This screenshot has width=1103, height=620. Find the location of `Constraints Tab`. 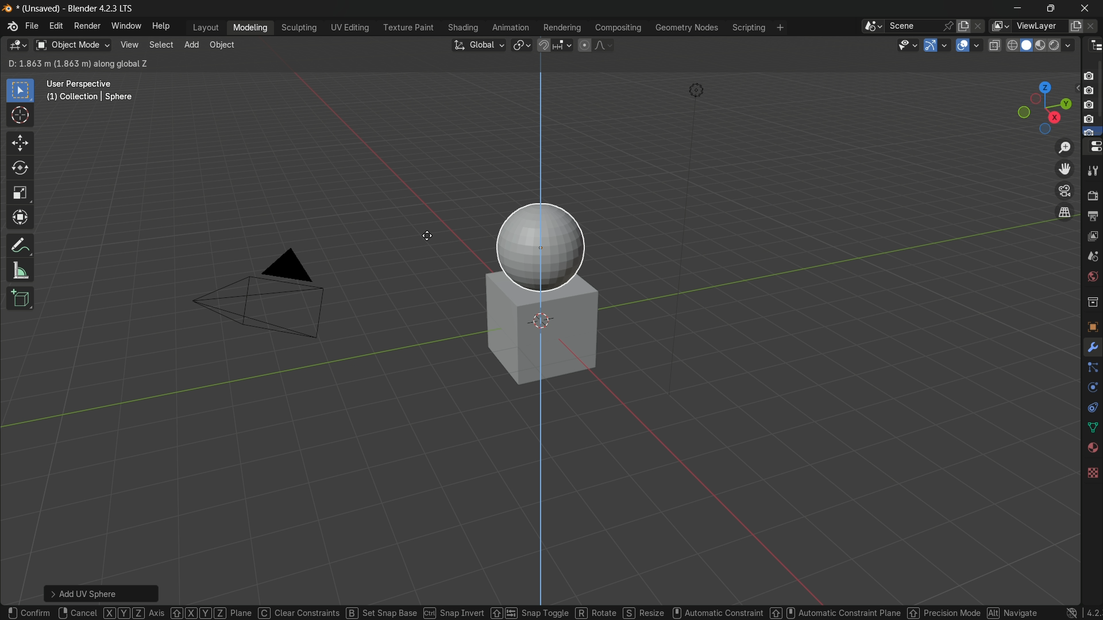

Constraints Tab is located at coordinates (1090, 368).